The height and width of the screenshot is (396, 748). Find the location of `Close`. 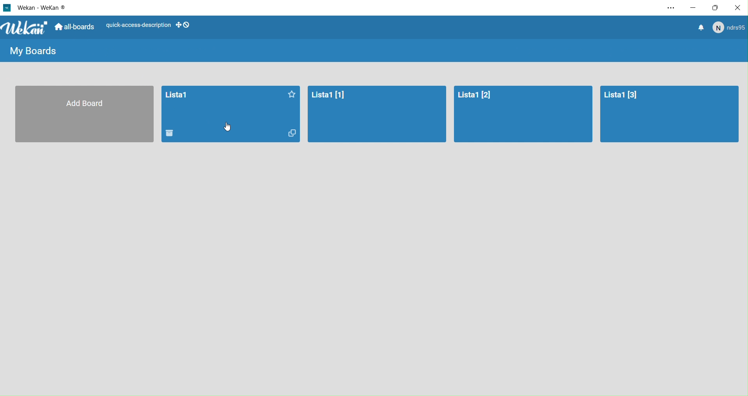

Close is located at coordinates (739, 7).